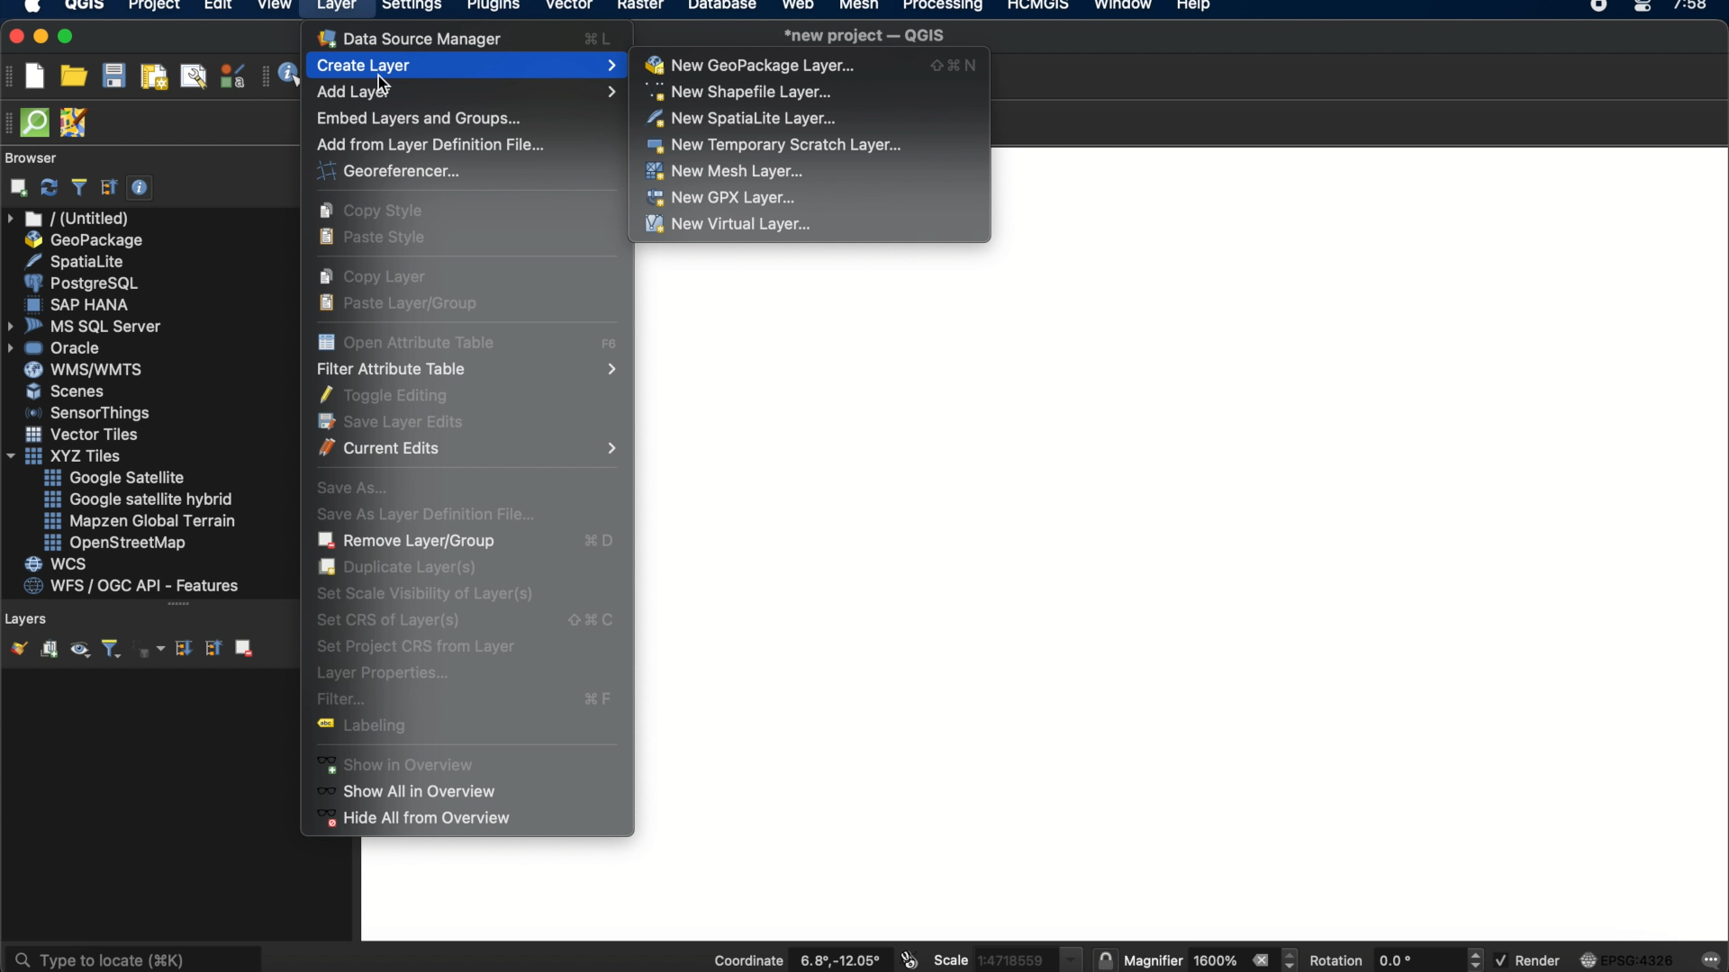 The width and height of the screenshot is (1729, 972). What do you see at coordinates (151, 7) in the screenshot?
I see `project` at bounding box center [151, 7].